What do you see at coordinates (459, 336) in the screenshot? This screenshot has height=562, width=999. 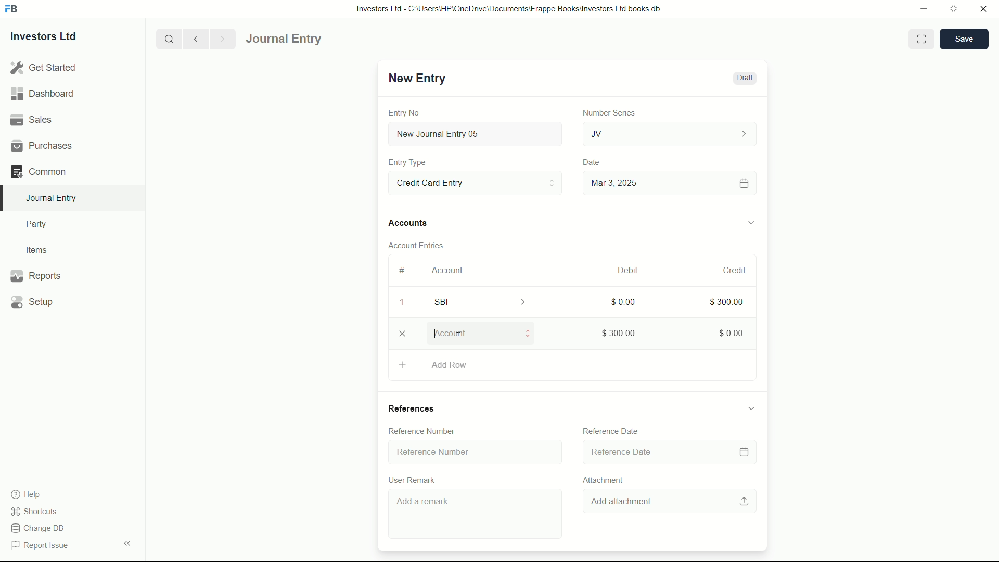 I see `cursor` at bounding box center [459, 336].